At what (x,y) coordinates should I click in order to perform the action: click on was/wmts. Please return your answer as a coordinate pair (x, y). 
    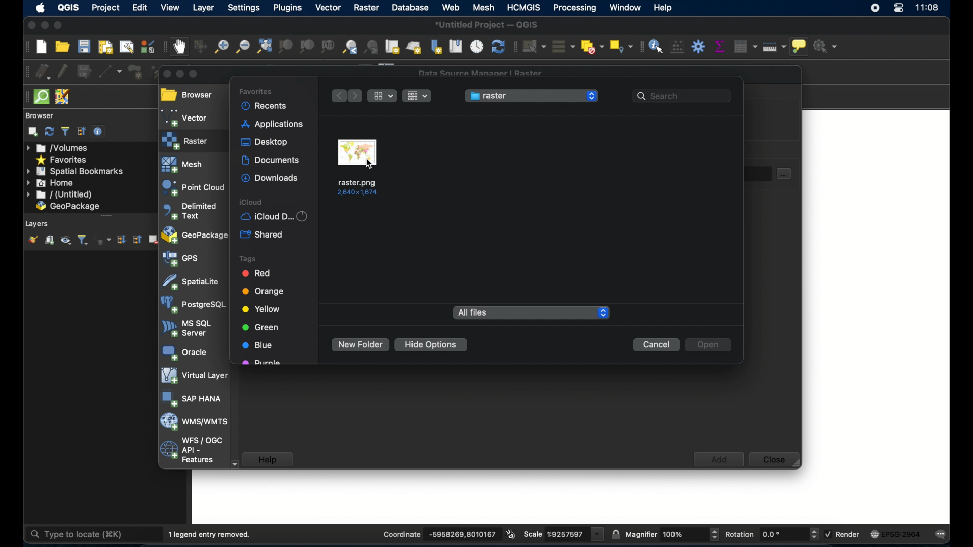
    Looking at the image, I should click on (195, 421).